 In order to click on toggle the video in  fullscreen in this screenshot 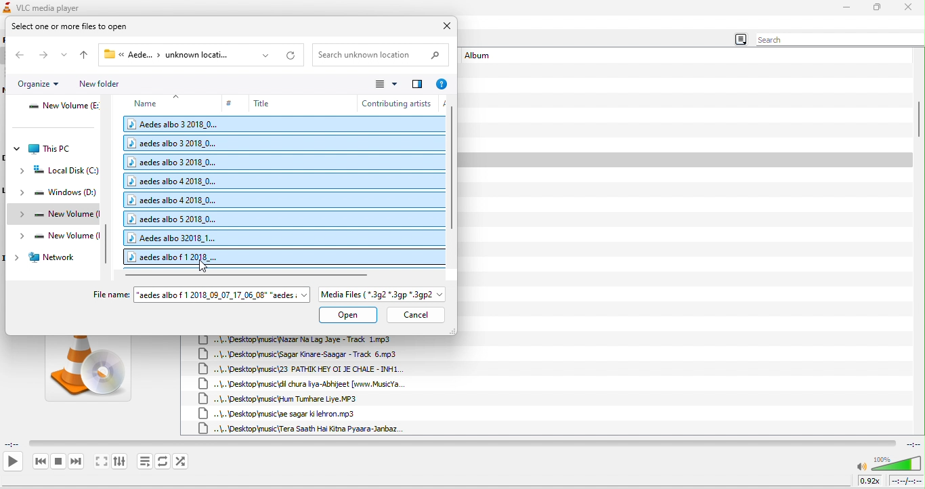, I will do `click(101, 463)`.